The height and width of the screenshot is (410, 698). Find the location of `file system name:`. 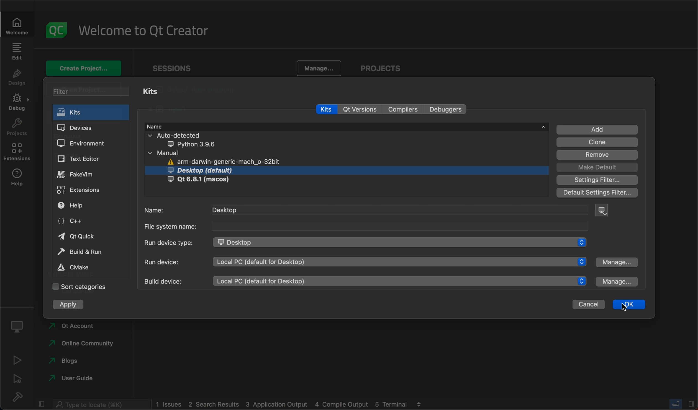

file system name: is located at coordinates (368, 225).